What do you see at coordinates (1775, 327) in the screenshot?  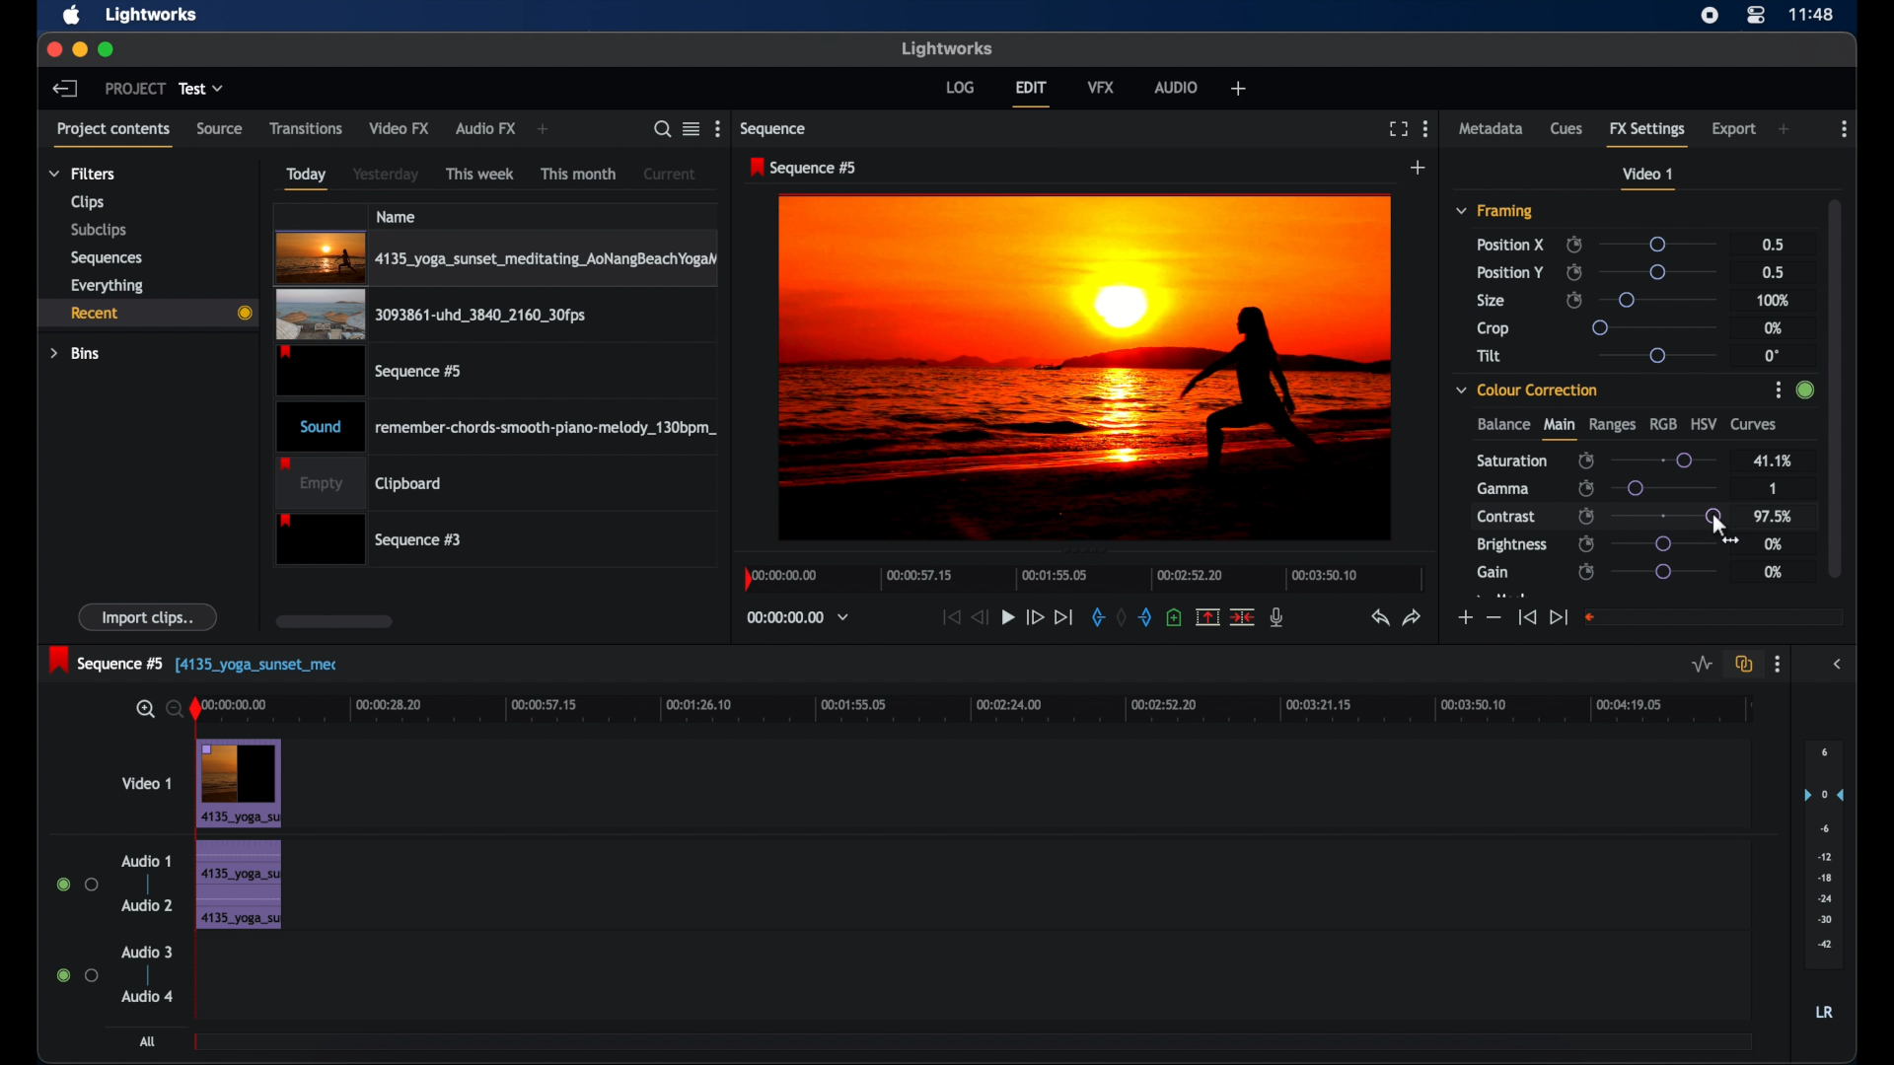 I see `0%` at bounding box center [1775, 327].